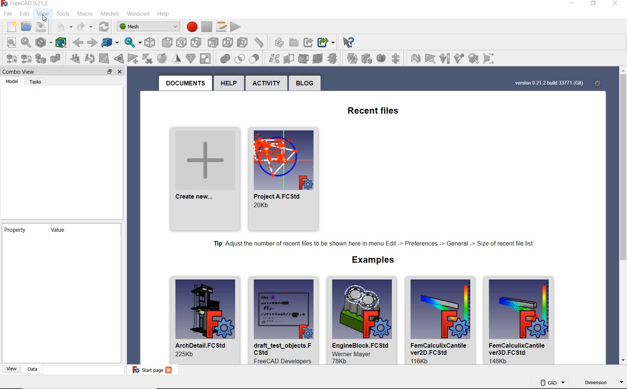 This screenshot has height=389, width=627. What do you see at coordinates (190, 58) in the screenshot?
I see `scale` at bounding box center [190, 58].